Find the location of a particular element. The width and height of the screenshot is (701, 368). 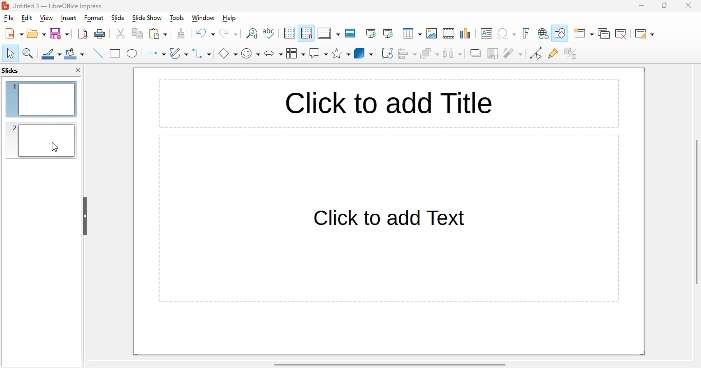

insert chart is located at coordinates (465, 33).